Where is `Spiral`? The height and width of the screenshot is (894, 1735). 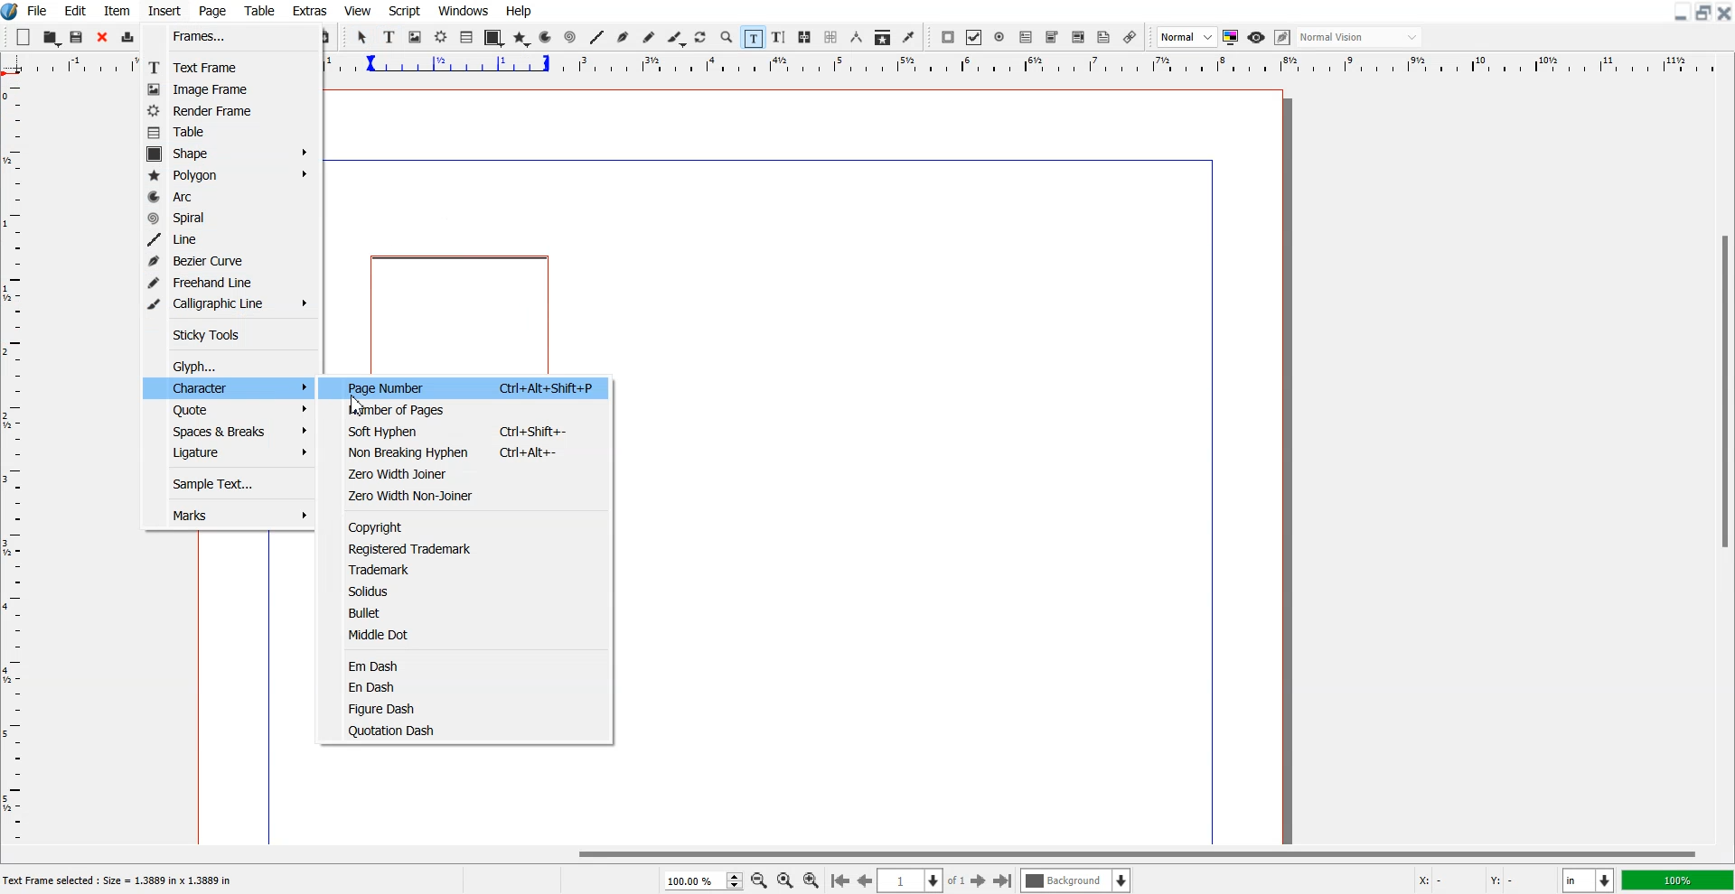 Spiral is located at coordinates (230, 216).